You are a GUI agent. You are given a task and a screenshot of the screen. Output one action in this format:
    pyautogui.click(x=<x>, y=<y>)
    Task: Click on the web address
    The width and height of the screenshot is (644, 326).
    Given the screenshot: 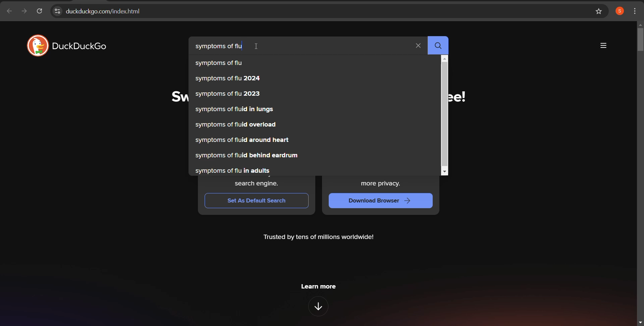 What is the action you would take?
    pyautogui.click(x=315, y=11)
    